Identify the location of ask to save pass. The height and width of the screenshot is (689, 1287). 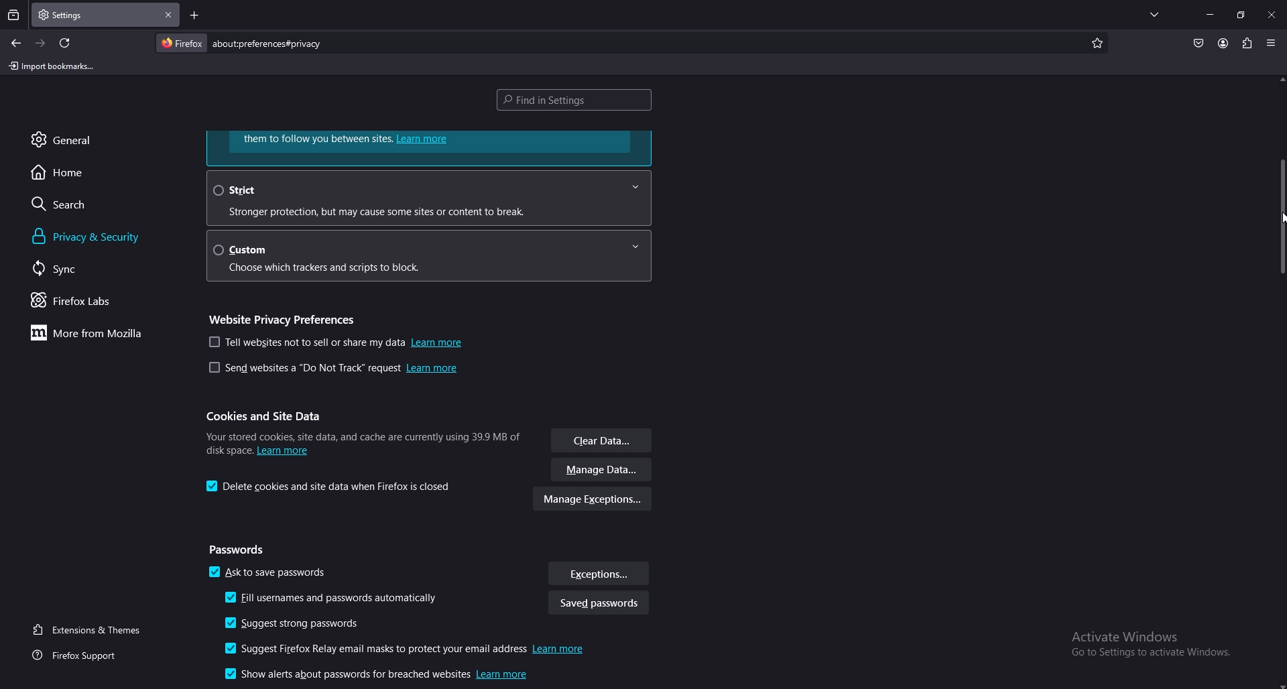
(269, 574).